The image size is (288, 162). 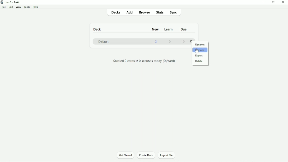 What do you see at coordinates (170, 41) in the screenshot?
I see `0` at bounding box center [170, 41].